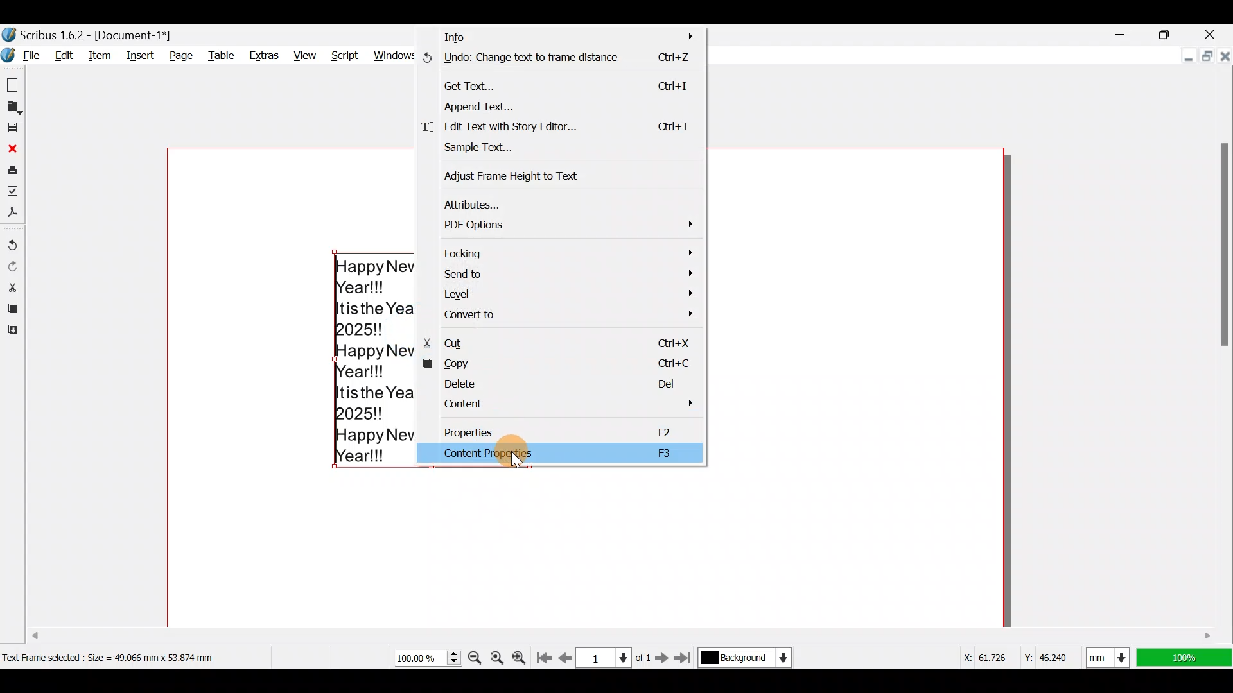 The width and height of the screenshot is (1233, 693). I want to click on Info, so click(567, 35).